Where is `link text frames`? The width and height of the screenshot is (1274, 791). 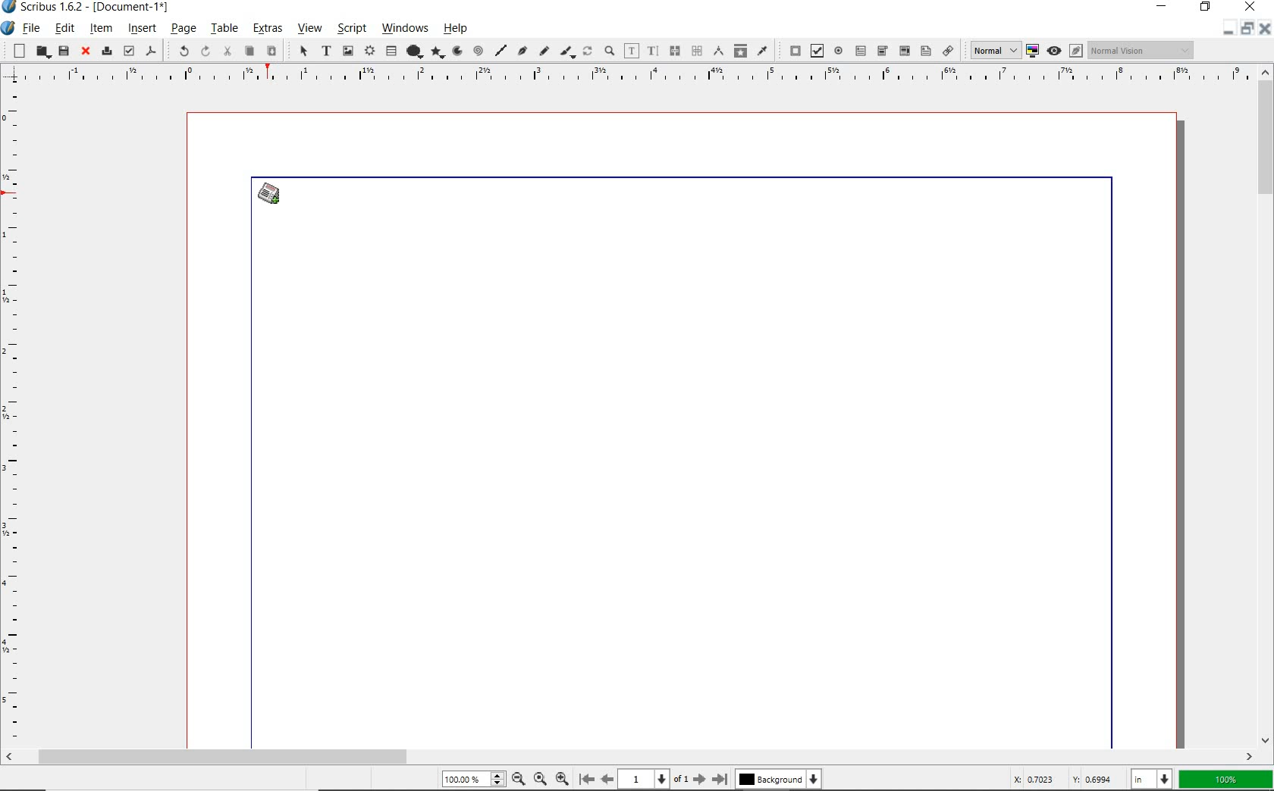
link text frames is located at coordinates (674, 51).